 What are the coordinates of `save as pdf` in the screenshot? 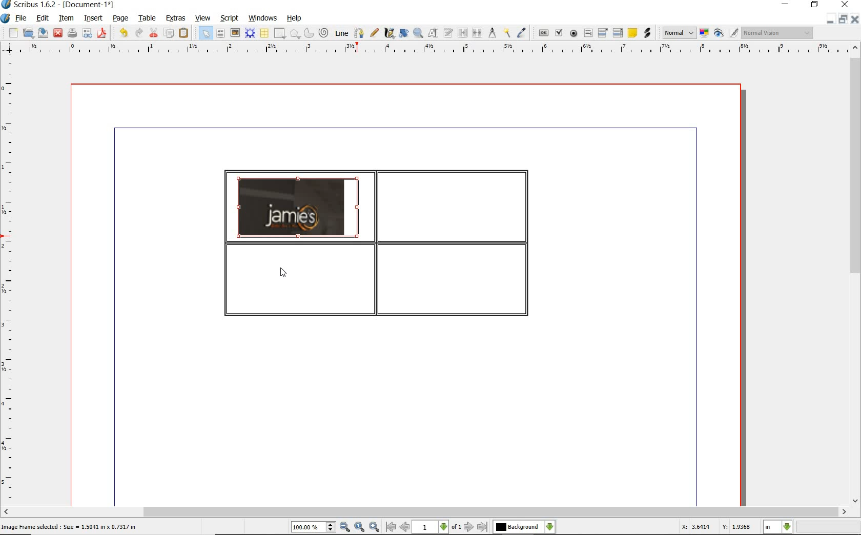 It's located at (101, 33).